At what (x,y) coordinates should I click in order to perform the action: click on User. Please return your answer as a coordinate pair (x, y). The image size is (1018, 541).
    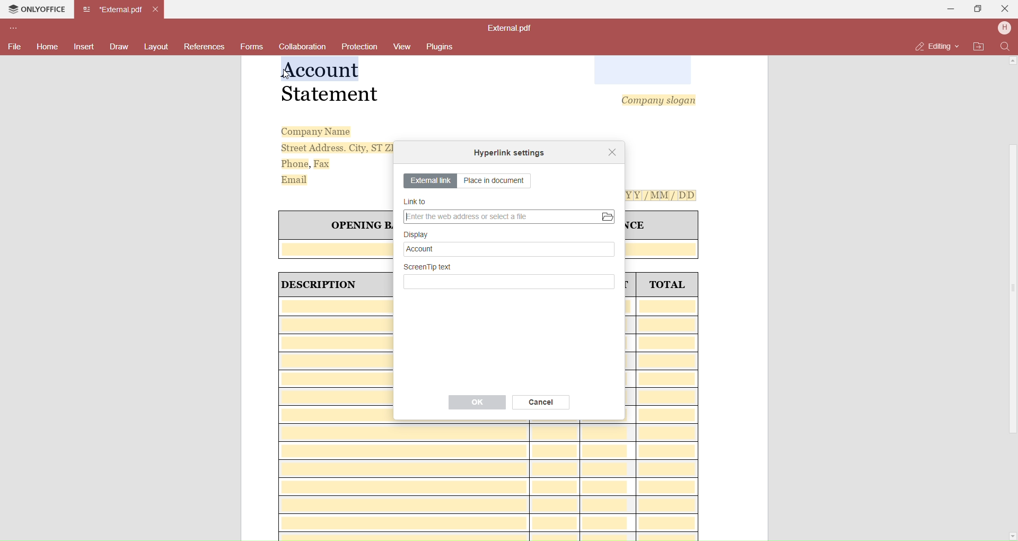
    Looking at the image, I should click on (1004, 29).